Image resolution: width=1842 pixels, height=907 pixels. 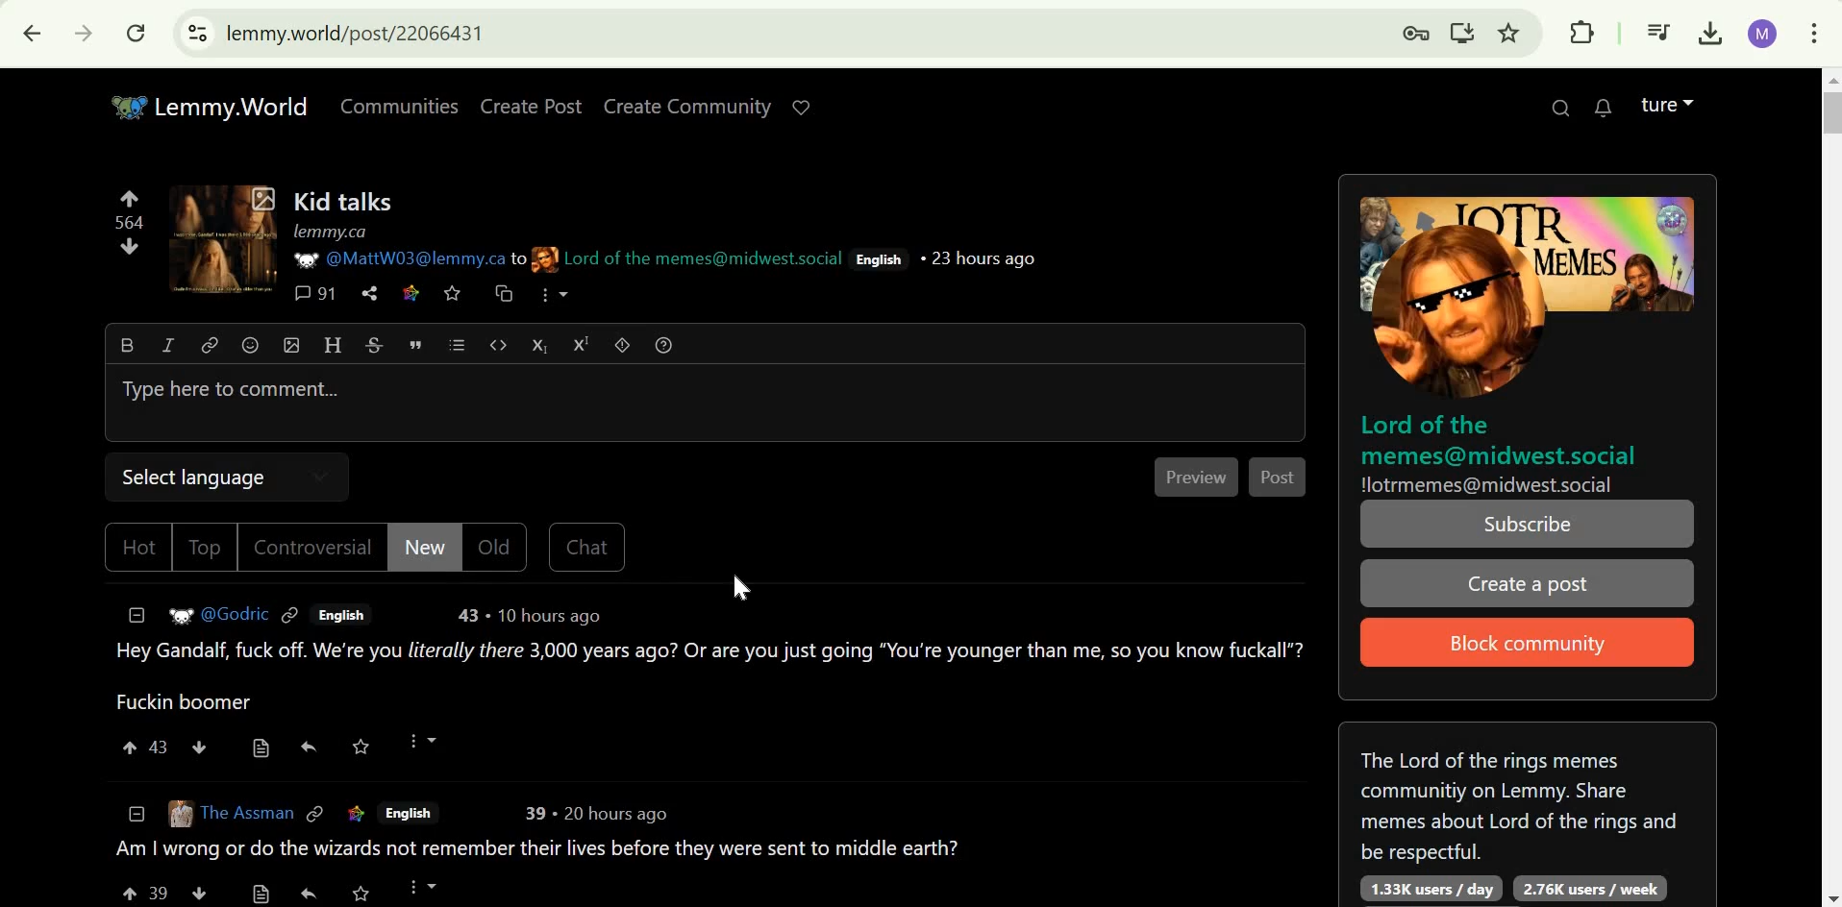 What do you see at coordinates (291, 613) in the screenshot?
I see `link` at bounding box center [291, 613].